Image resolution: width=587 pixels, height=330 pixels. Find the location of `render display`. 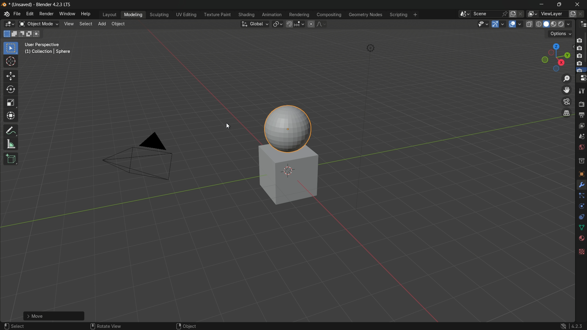

render display is located at coordinates (565, 24).